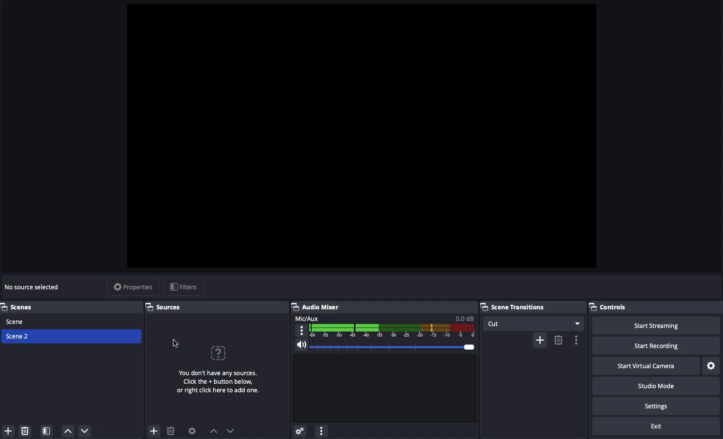 Image resolution: width=723 pixels, height=439 pixels. Describe the element at coordinates (193, 429) in the screenshot. I see `Sources preference` at that location.